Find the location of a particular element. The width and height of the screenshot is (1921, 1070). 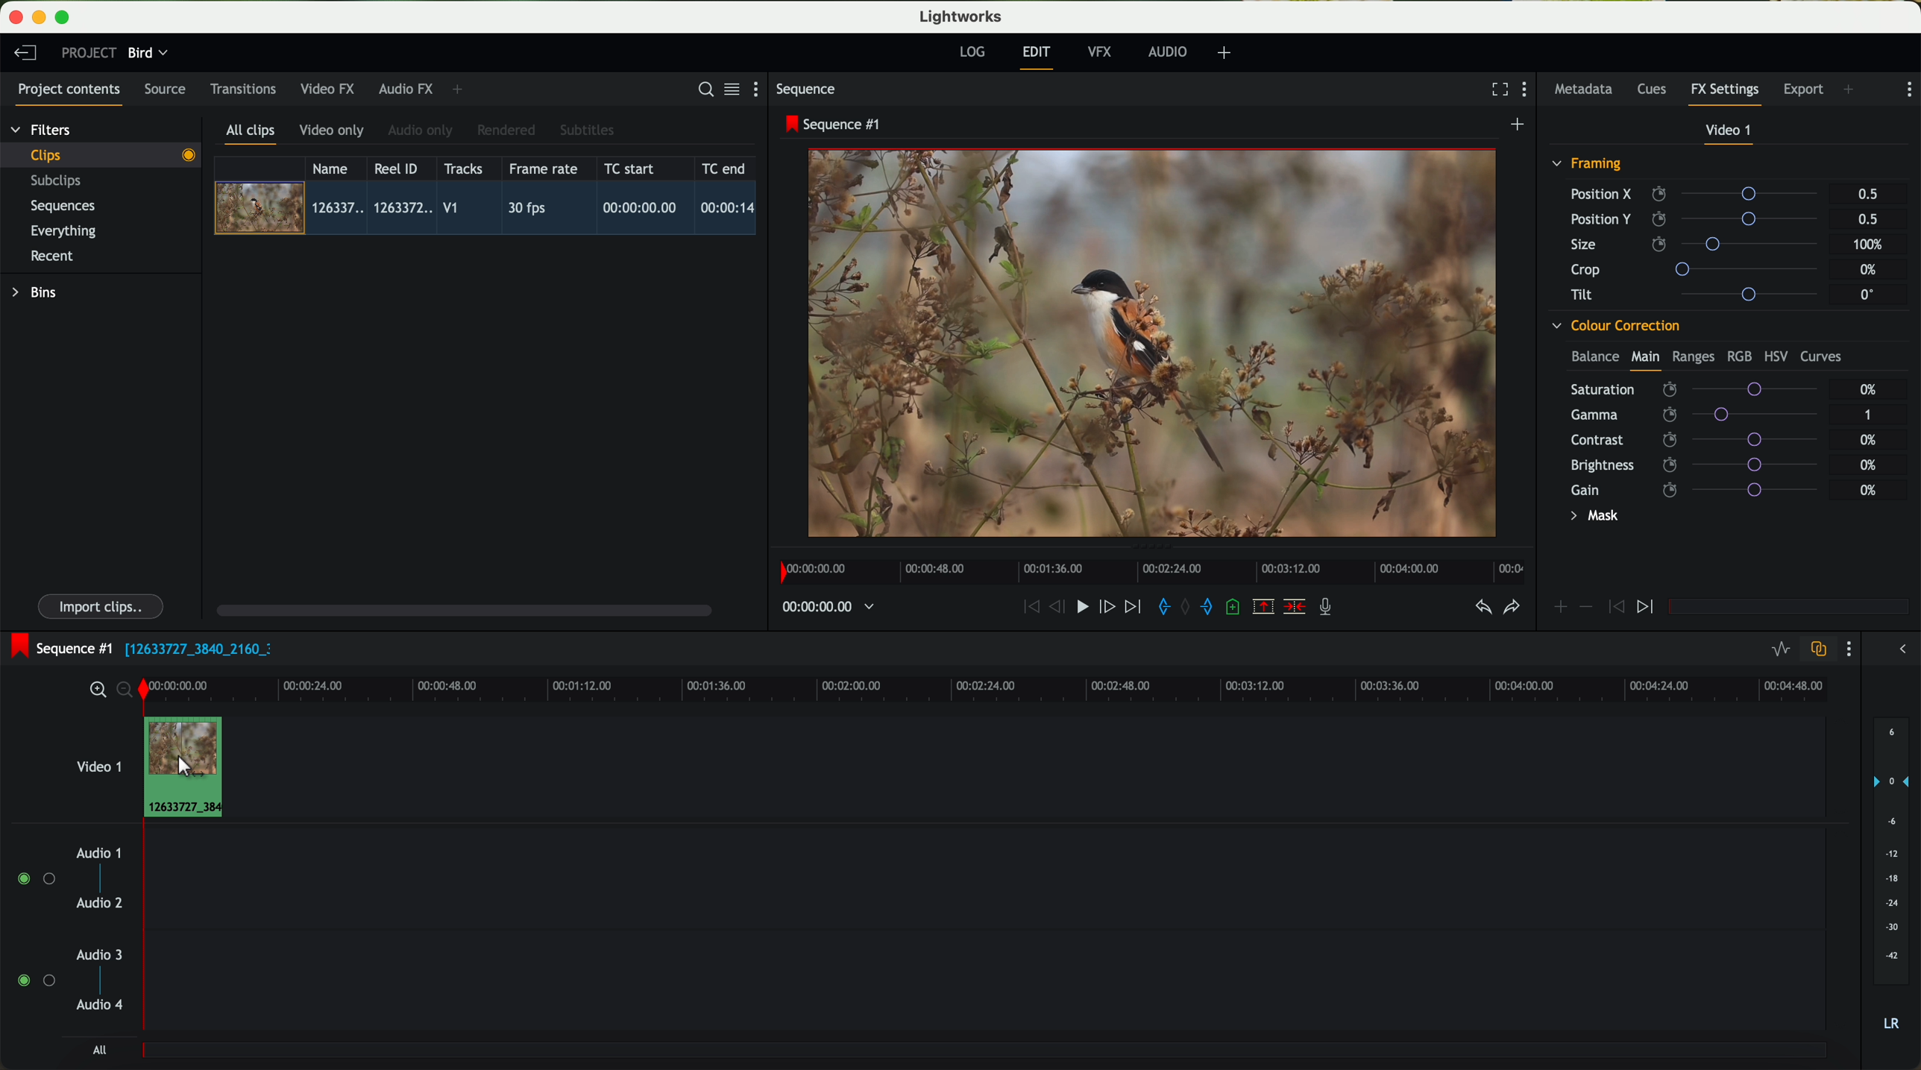

delete/cut is located at coordinates (1295, 607).